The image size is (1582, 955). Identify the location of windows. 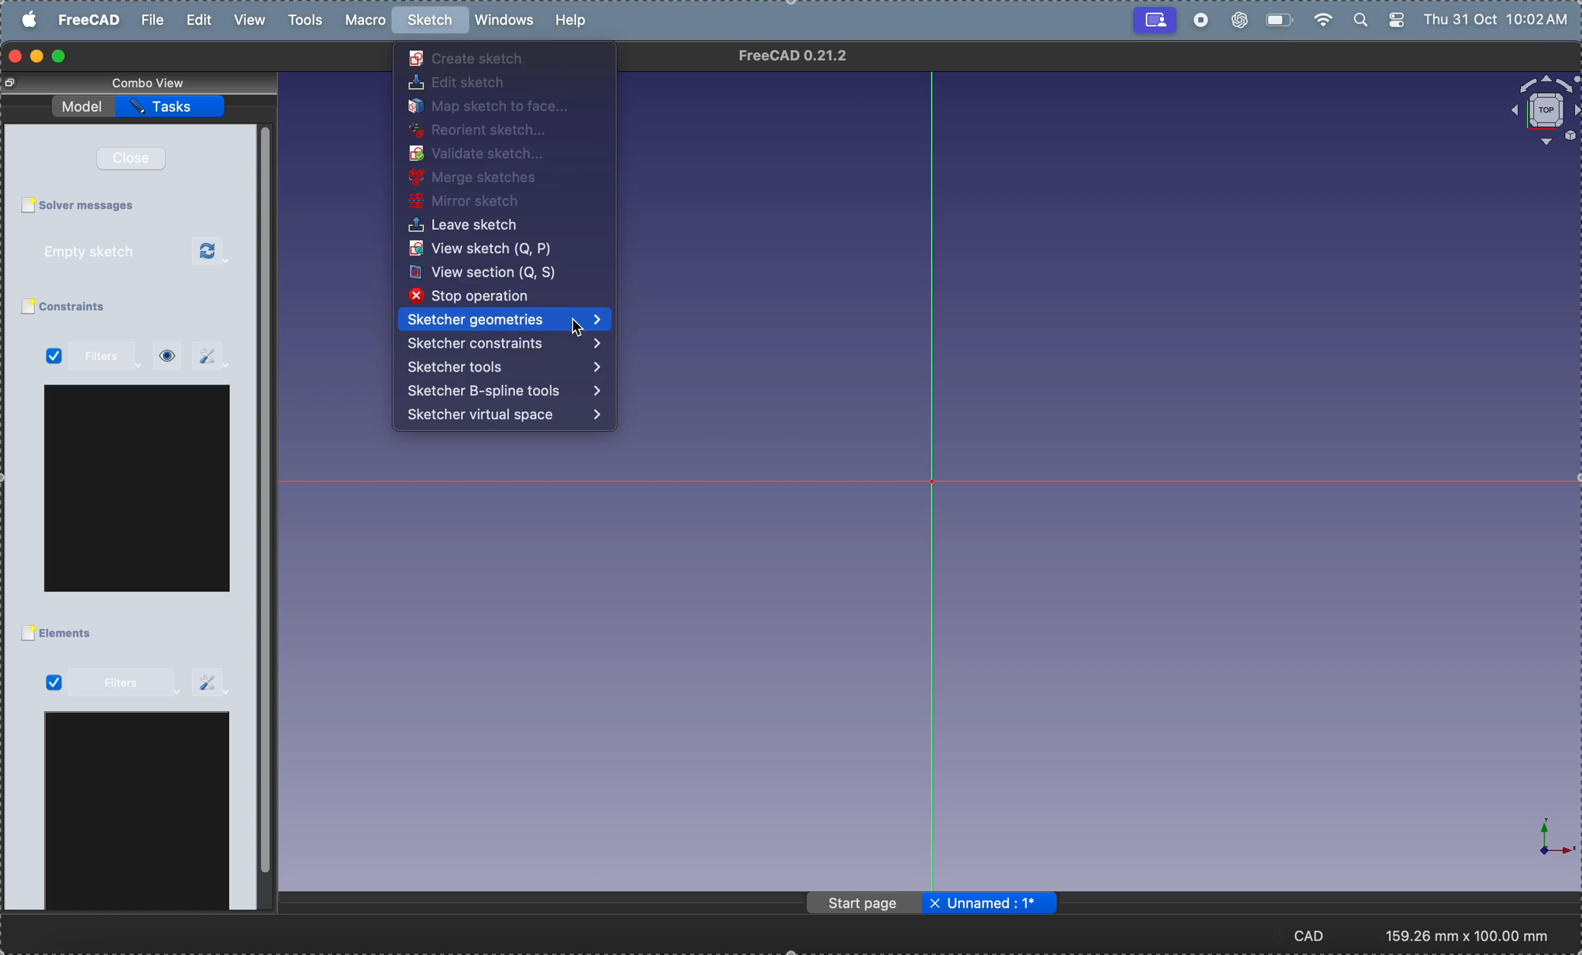
(509, 21).